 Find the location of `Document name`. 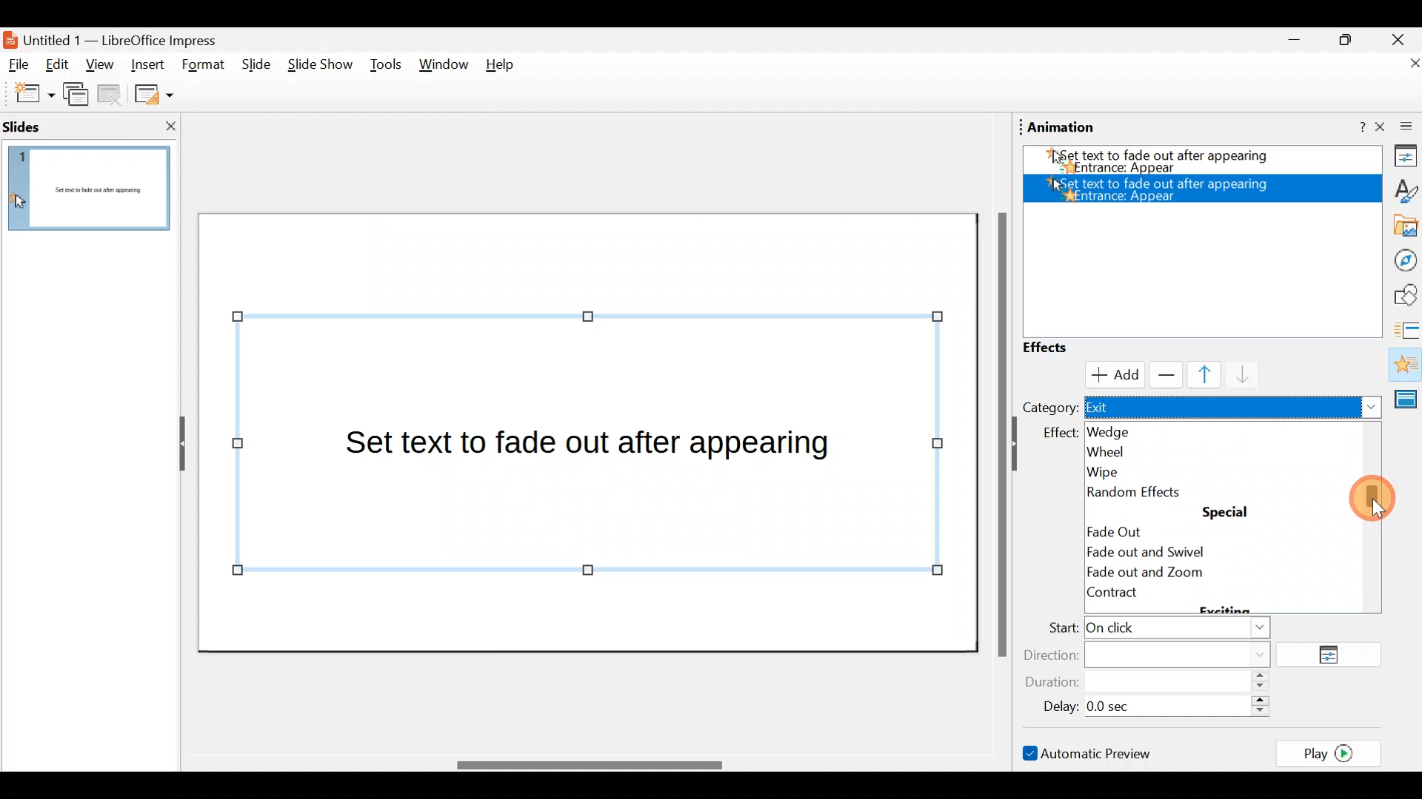

Document name is located at coordinates (121, 38).